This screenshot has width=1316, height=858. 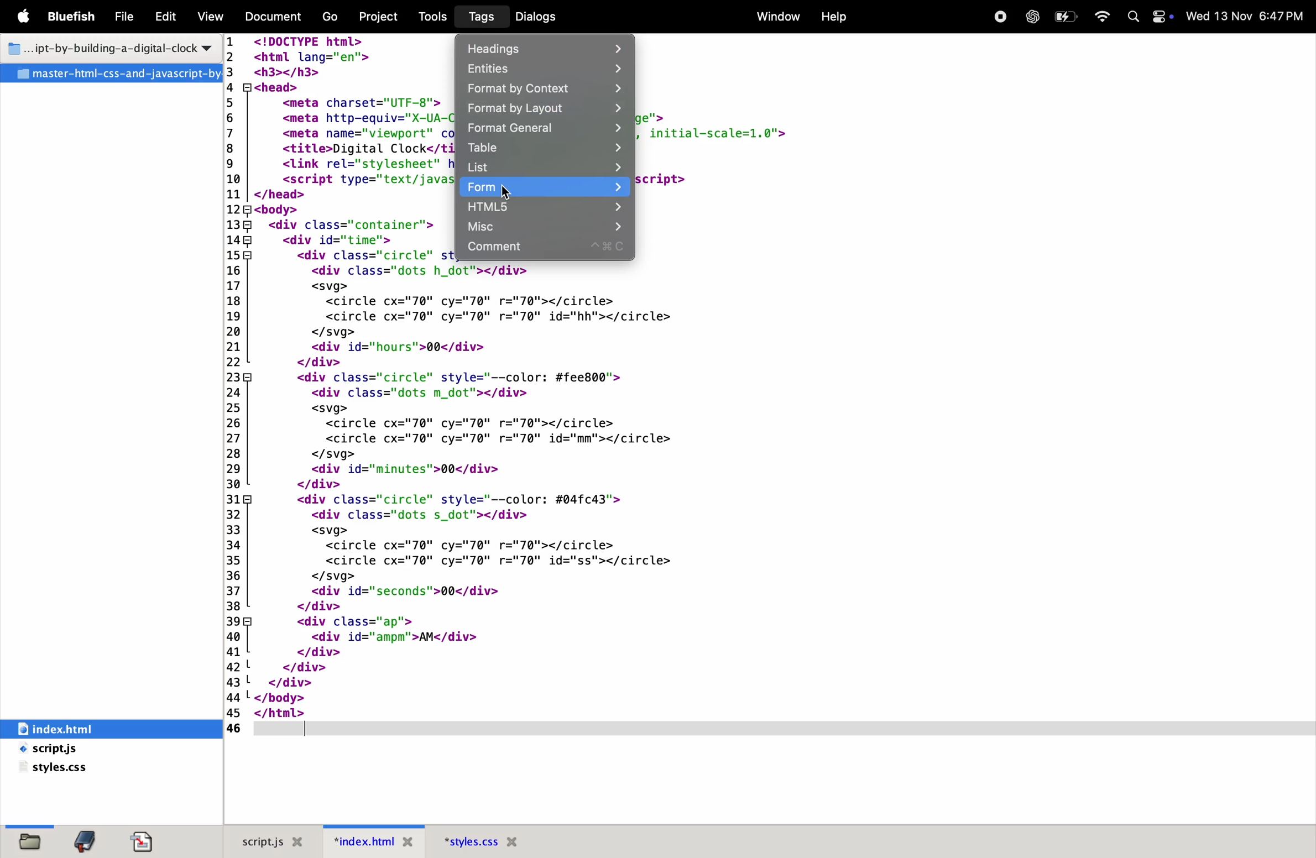 I want to click on table, so click(x=543, y=148).